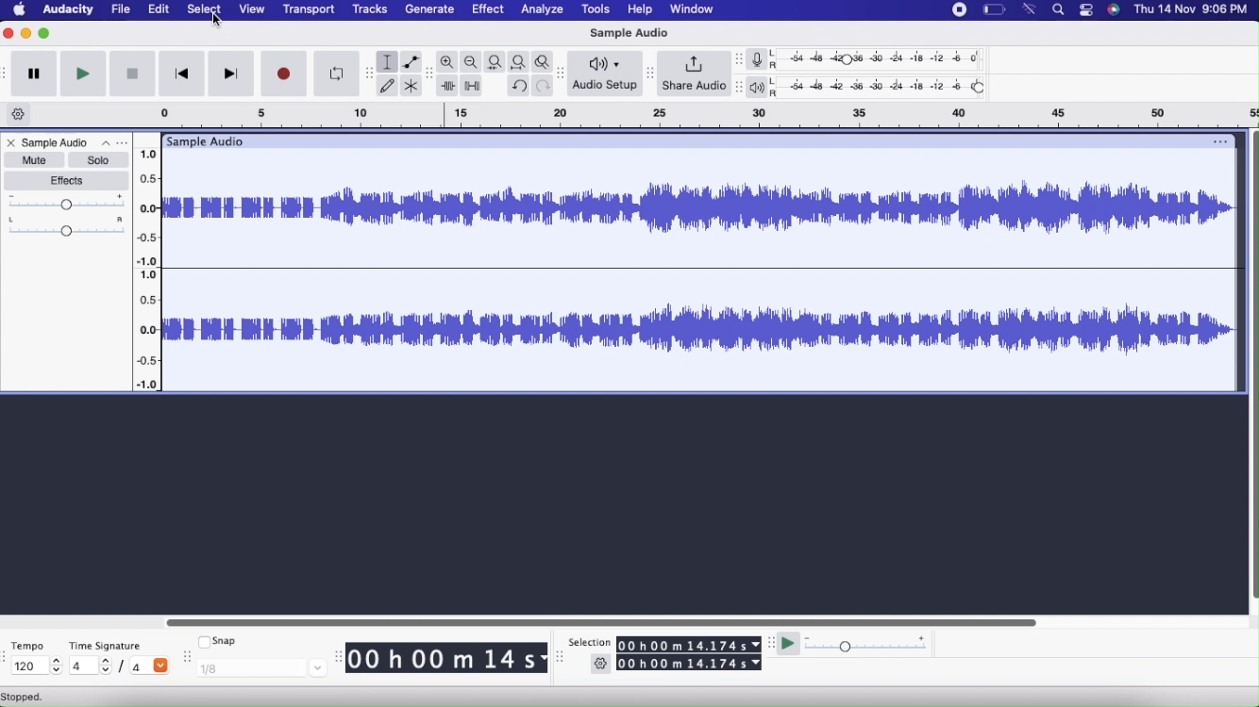  What do you see at coordinates (761, 87) in the screenshot?
I see `Playback meter` at bounding box center [761, 87].